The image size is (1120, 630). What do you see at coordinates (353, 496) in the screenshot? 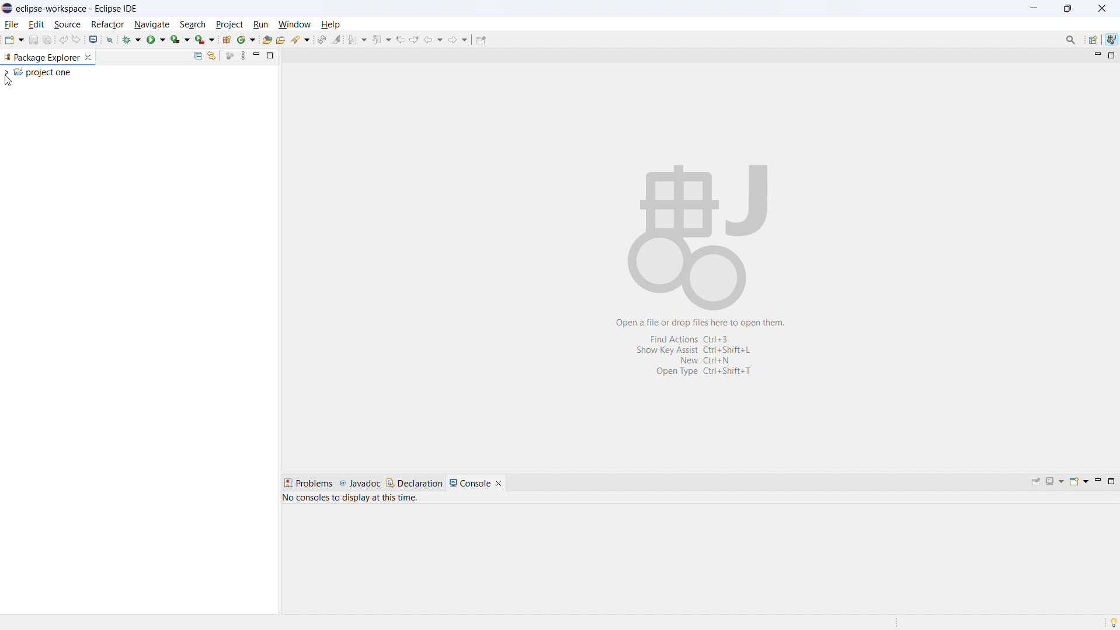
I see `No consoles to display at this time.` at bounding box center [353, 496].